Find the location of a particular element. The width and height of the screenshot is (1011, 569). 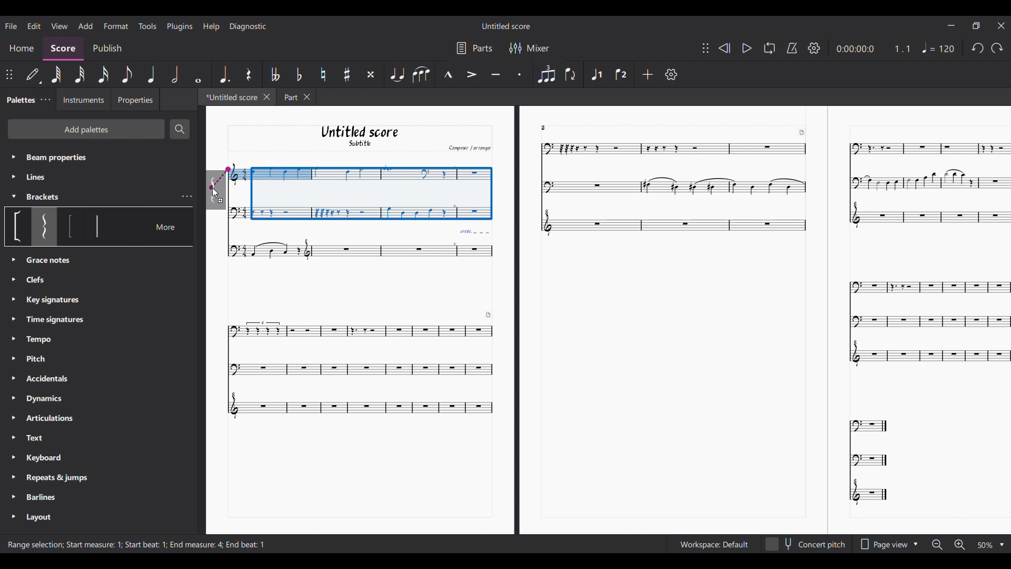

Home  is located at coordinates (22, 50).